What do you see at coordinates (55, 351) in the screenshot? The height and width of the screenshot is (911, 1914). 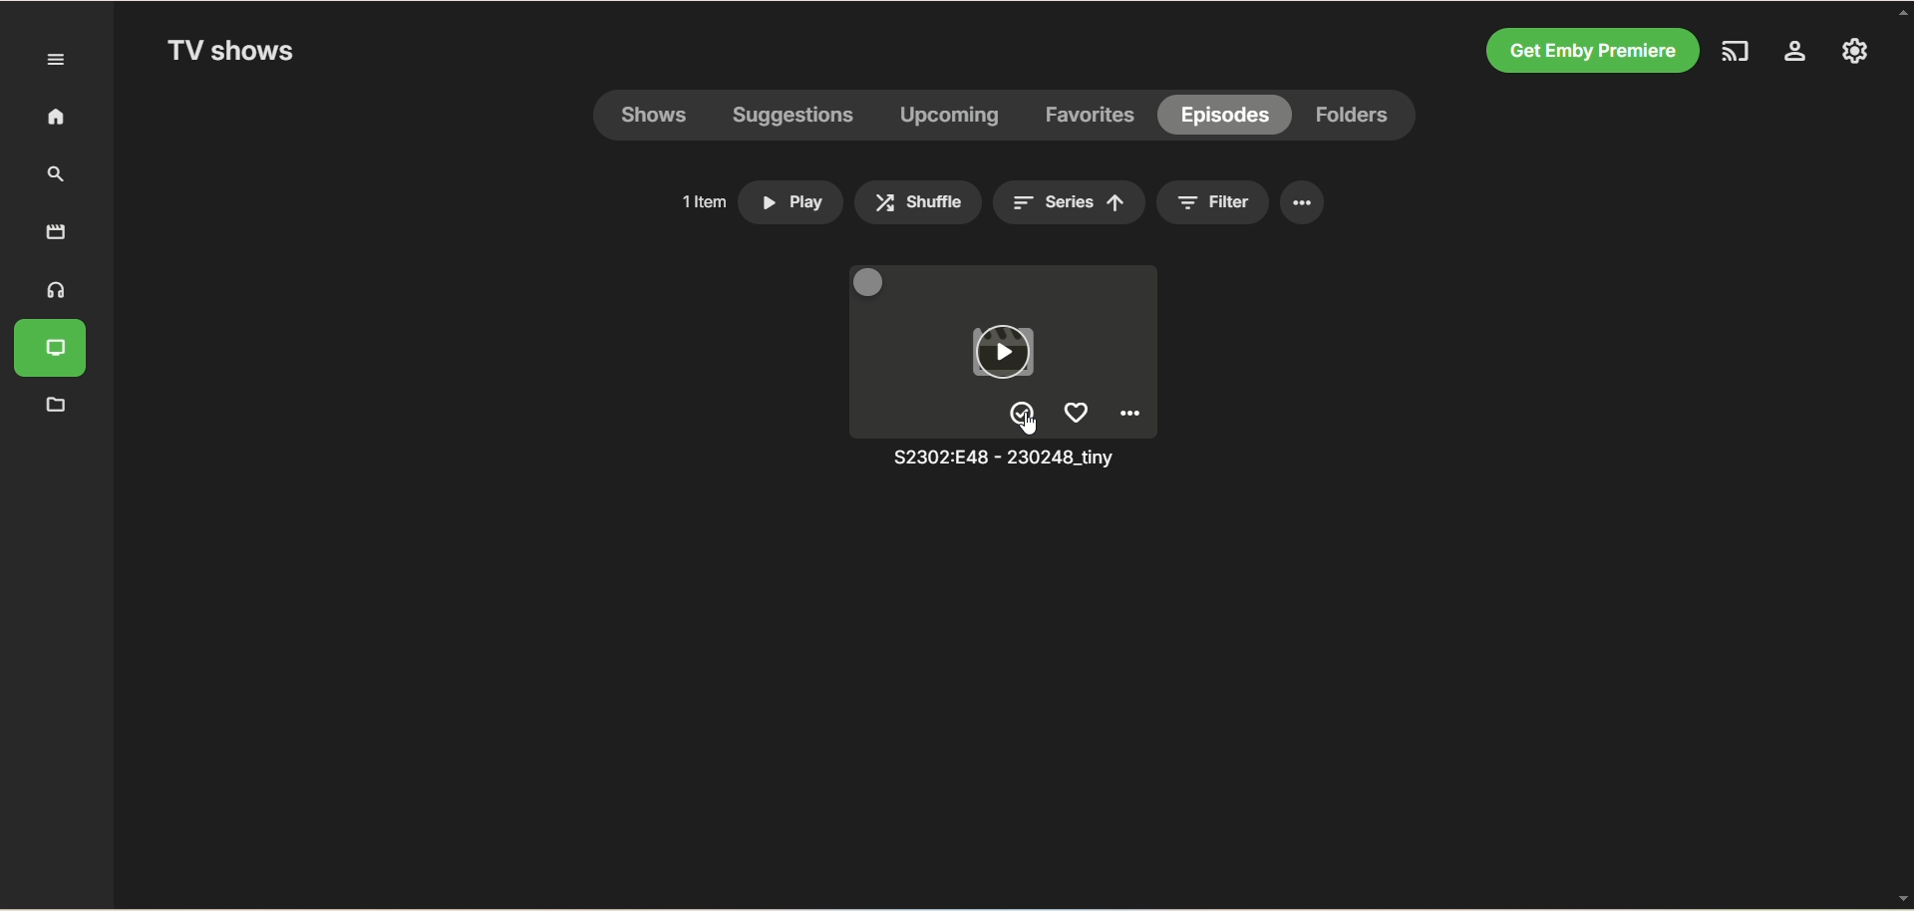 I see `TV shows` at bounding box center [55, 351].